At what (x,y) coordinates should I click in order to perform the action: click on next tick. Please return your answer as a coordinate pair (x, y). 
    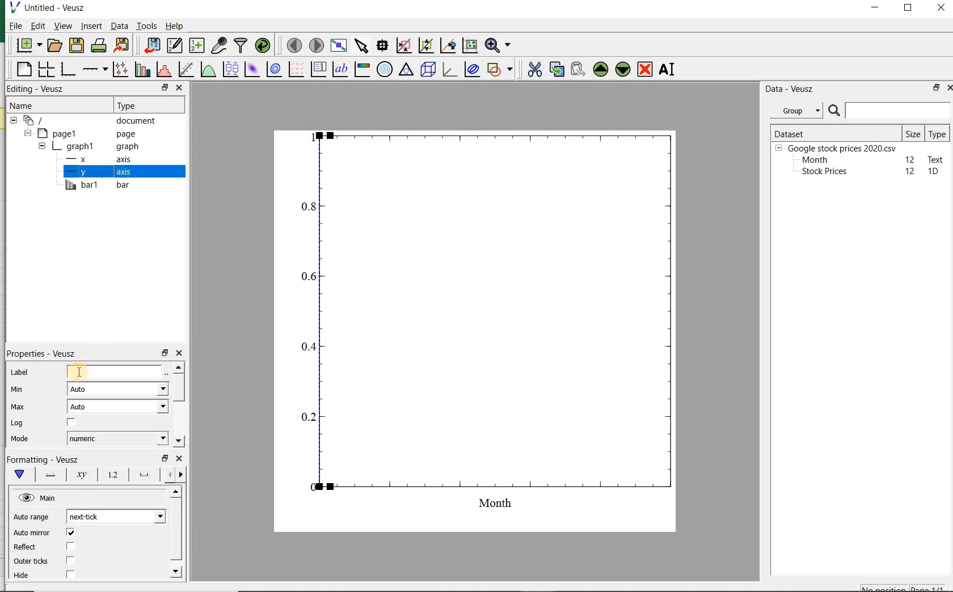
    Looking at the image, I should click on (114, 517).